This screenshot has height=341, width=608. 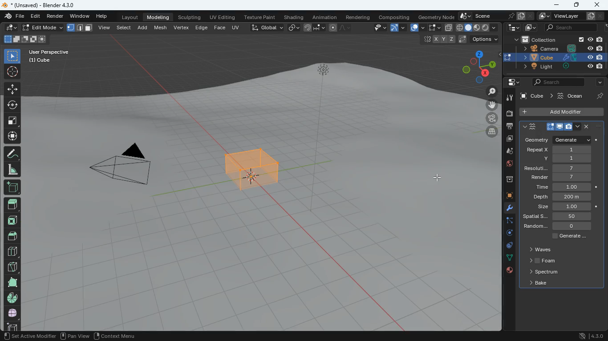 I want to click on light, so click(x=560, y=67).